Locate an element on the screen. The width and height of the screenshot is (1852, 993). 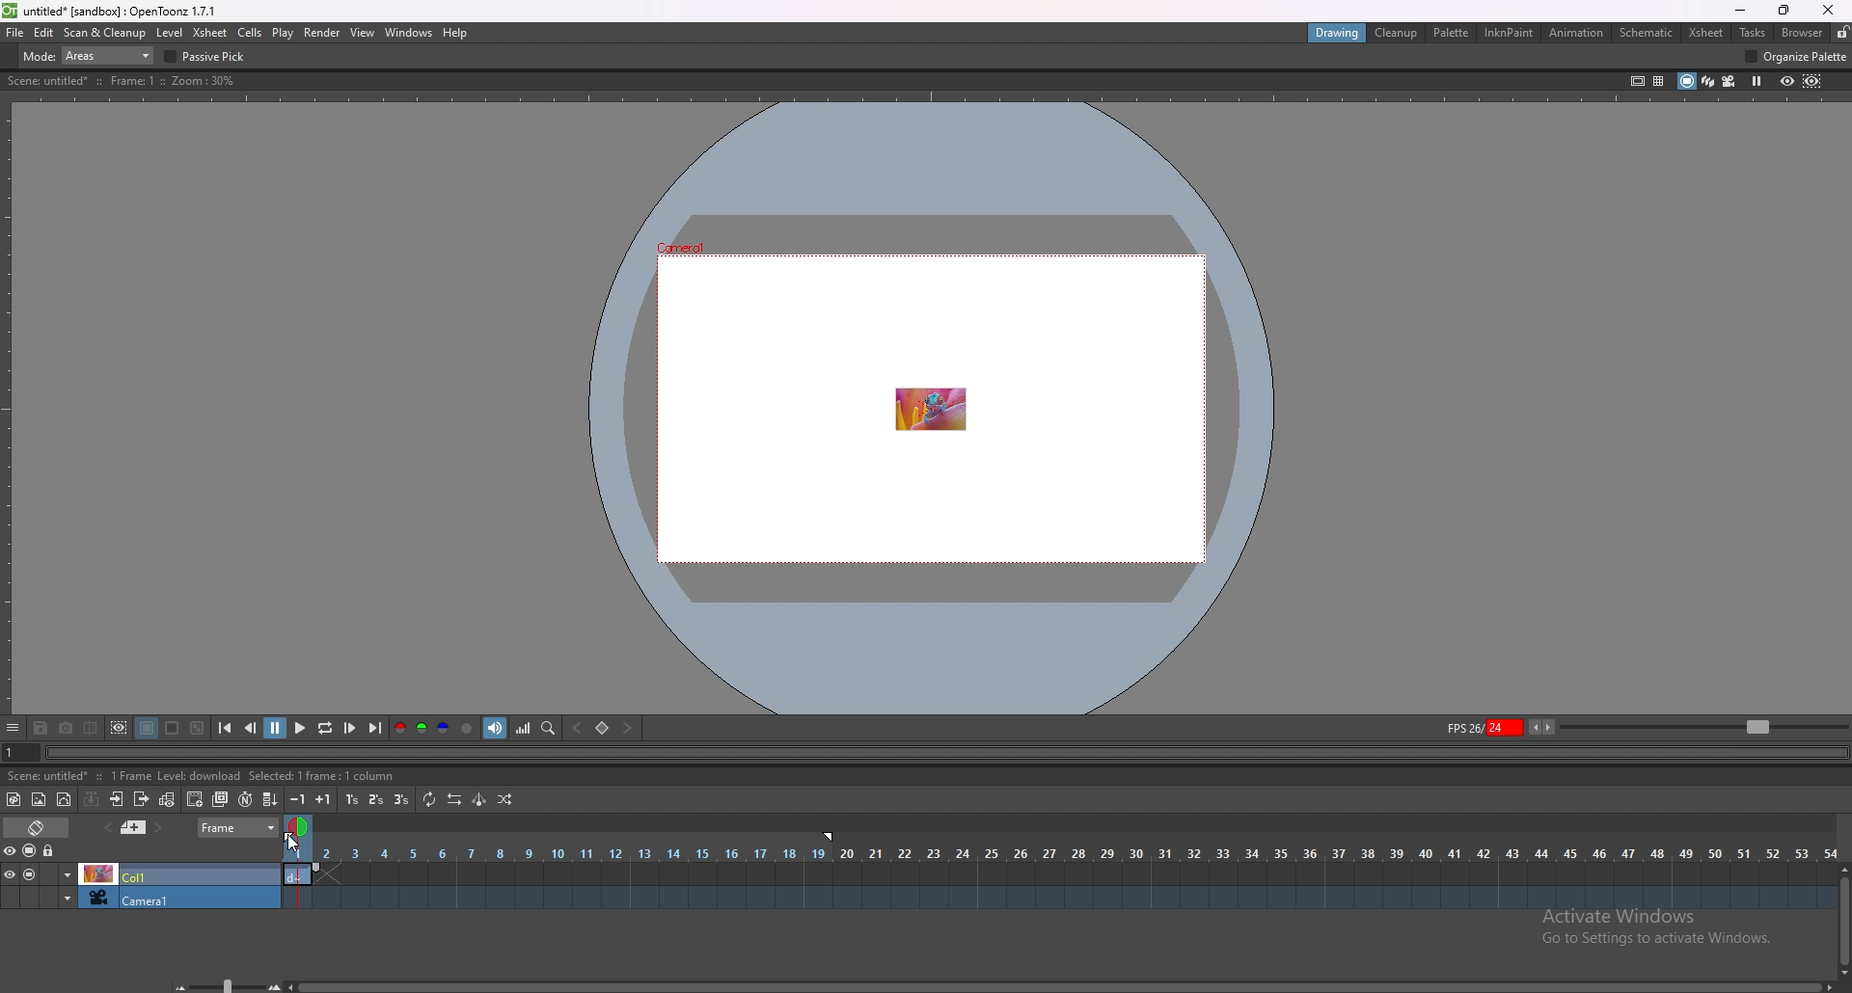
windows is located at coordinates (409, 33).